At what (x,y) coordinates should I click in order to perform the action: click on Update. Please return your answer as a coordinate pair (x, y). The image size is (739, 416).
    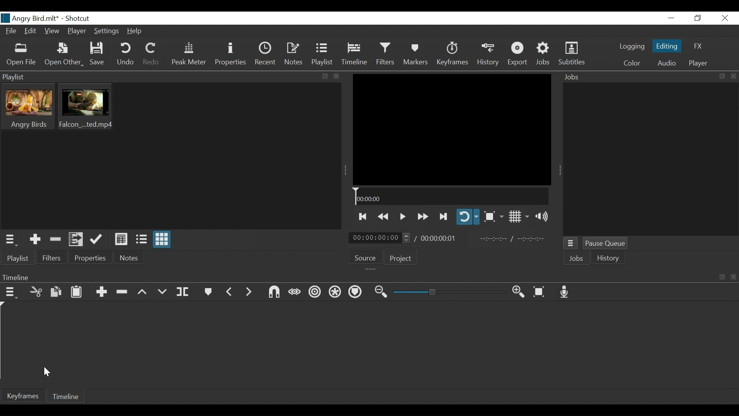
    Looking at the image, I should click on (95, 240).